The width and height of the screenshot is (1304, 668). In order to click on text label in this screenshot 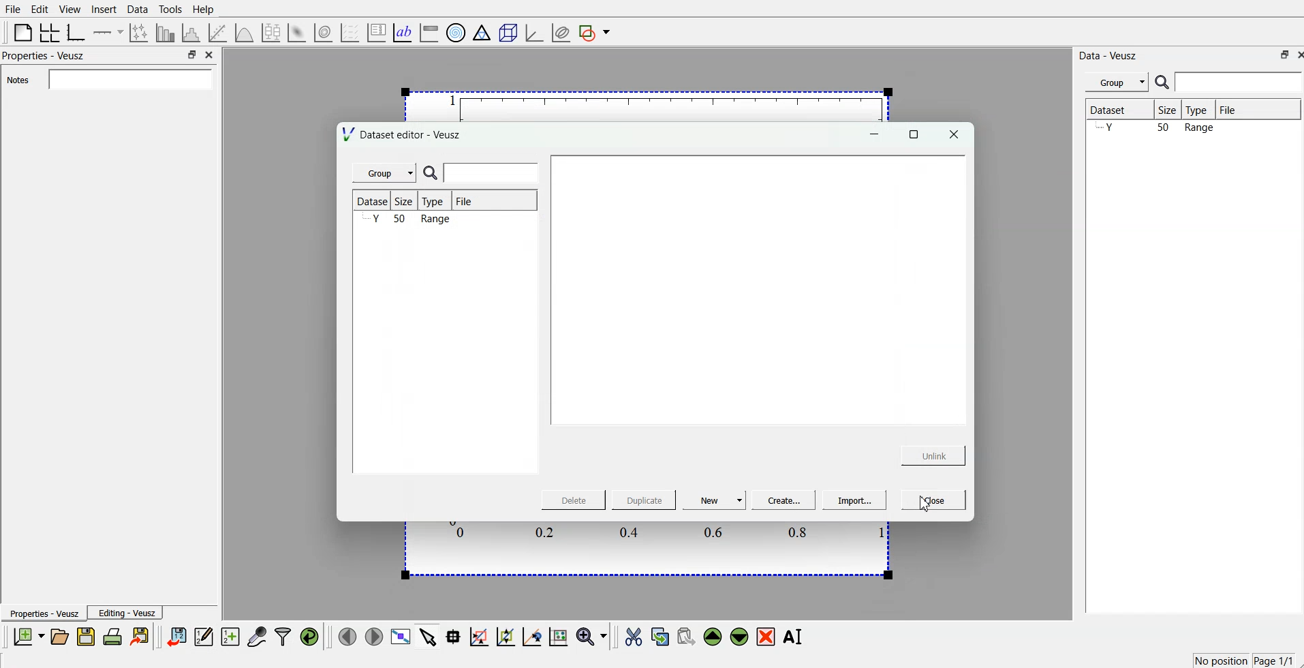, I will do `click(403, 31)`.